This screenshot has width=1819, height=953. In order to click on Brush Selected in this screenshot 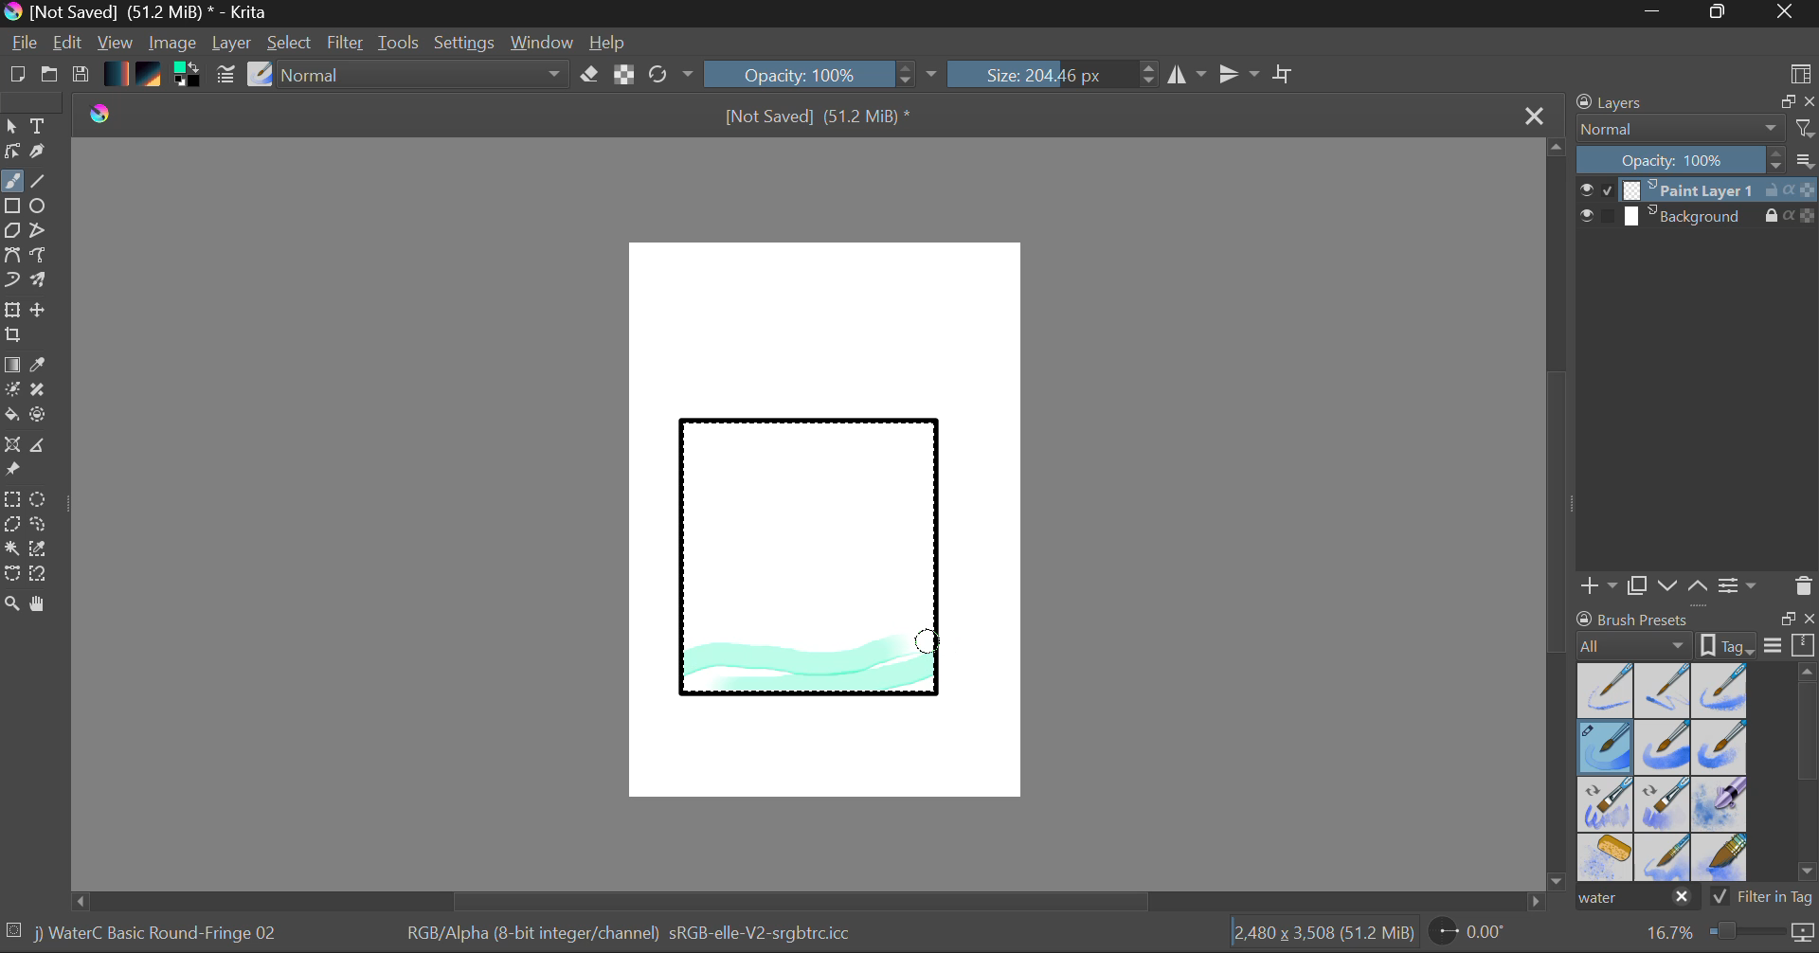, I will do `click(1607, 748)`.